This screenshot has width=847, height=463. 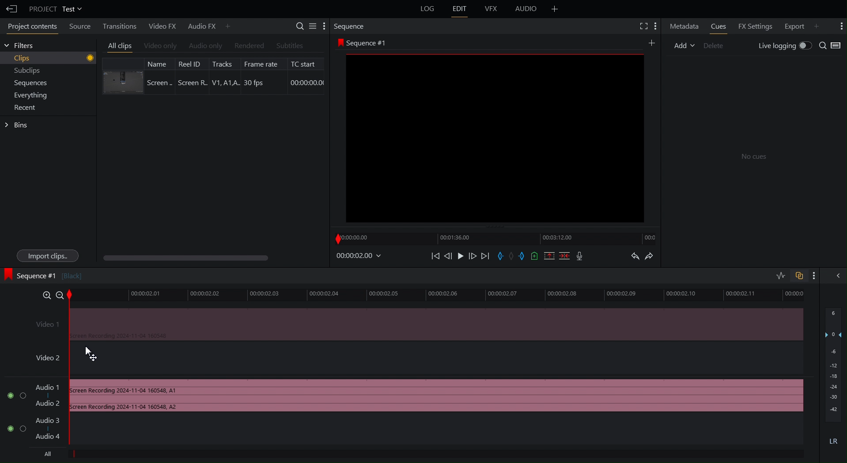 What do you see at coordinates (213, 75) in the screenshot?
I see `Clip` at bounding box center [213, 75].